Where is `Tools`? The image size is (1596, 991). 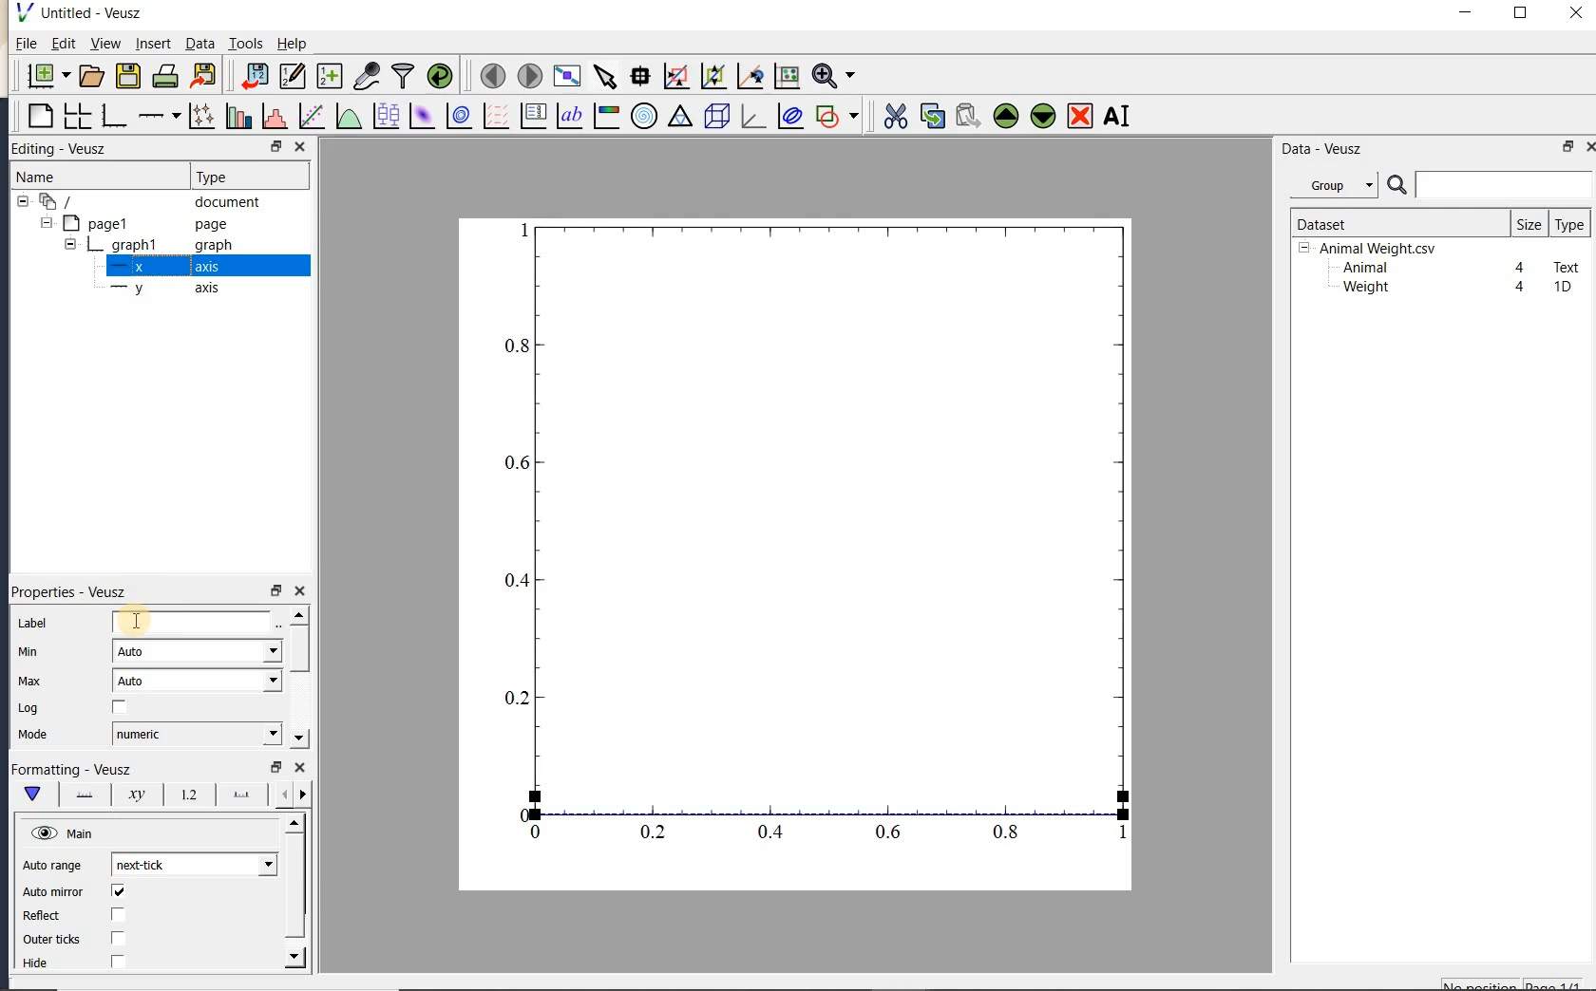
Tools is located at coordinates (247, 42).